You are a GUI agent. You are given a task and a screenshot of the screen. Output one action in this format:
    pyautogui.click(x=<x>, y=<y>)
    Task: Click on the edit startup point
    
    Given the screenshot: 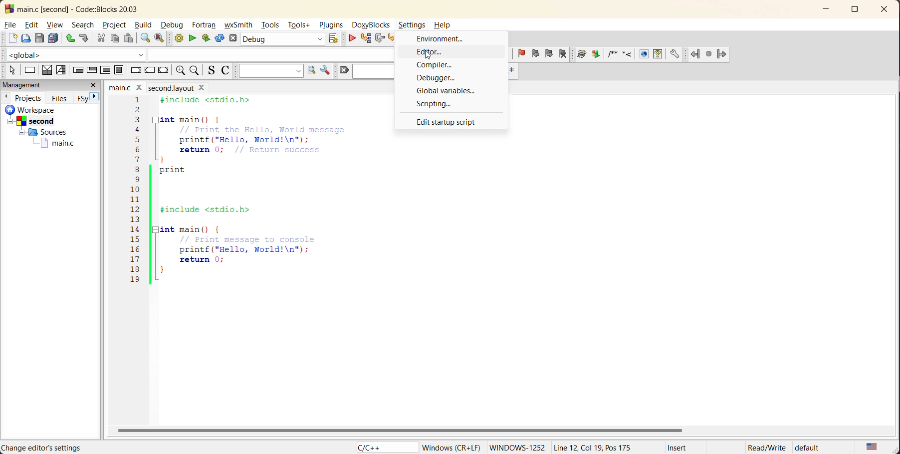 What is the action you would take?
    pyautogui.click(x=450, y=122)
    